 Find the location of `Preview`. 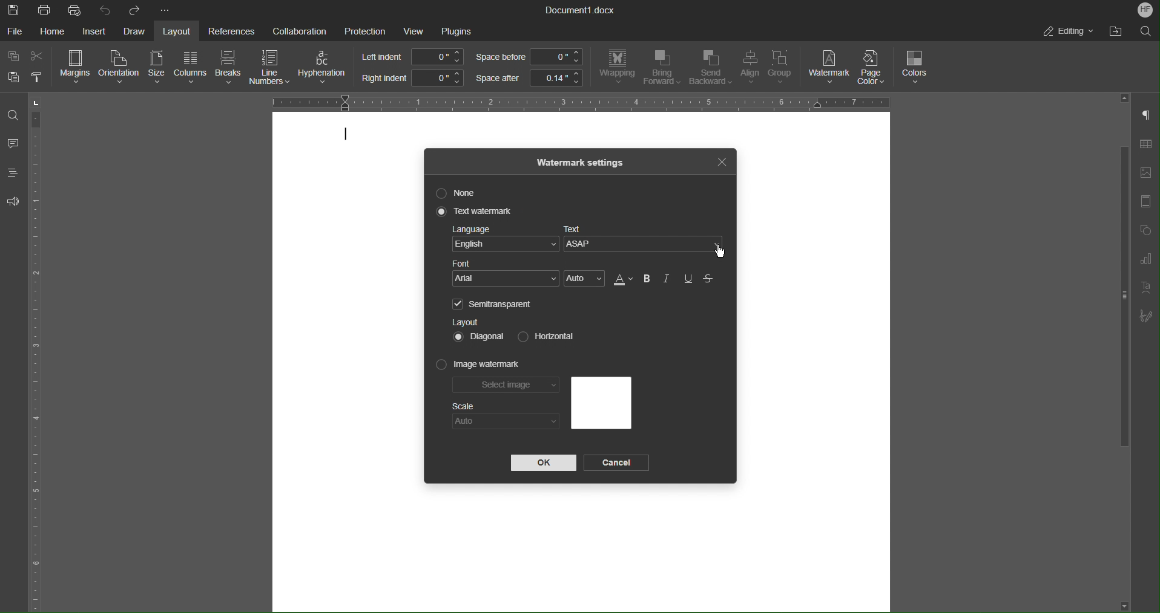

Preview is located at coordinates (601, 403).